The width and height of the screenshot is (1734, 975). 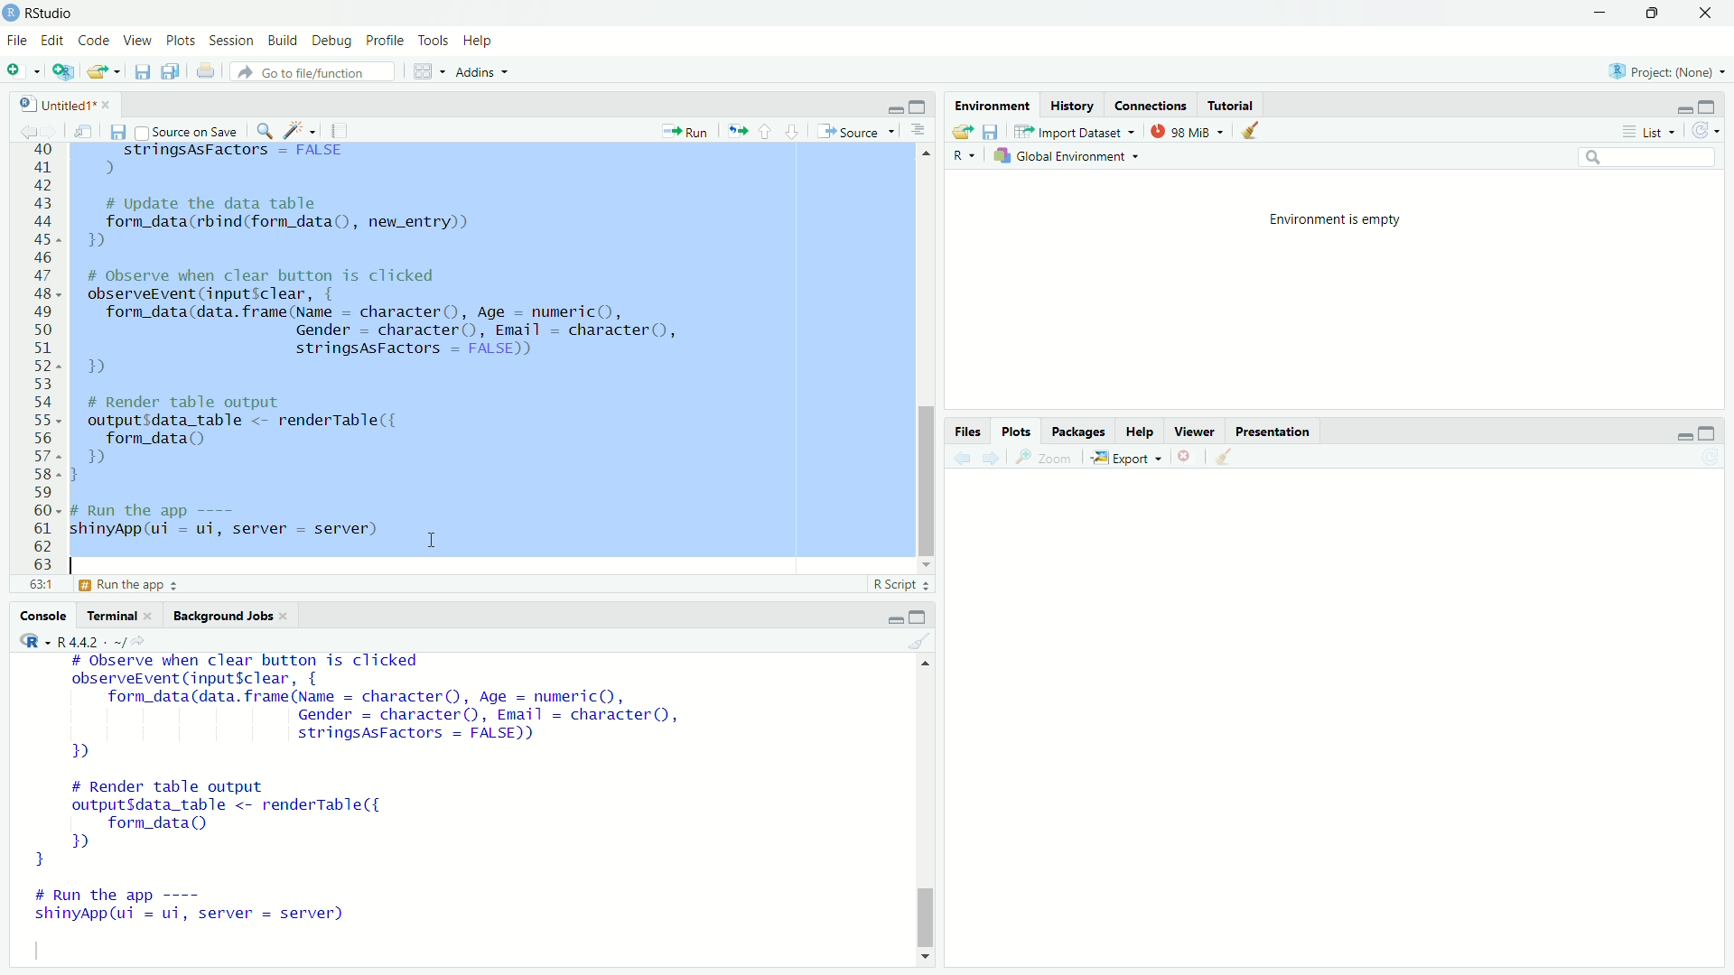 I want to click on code to observe when clear button is clicked, so click(x=385, y=710).